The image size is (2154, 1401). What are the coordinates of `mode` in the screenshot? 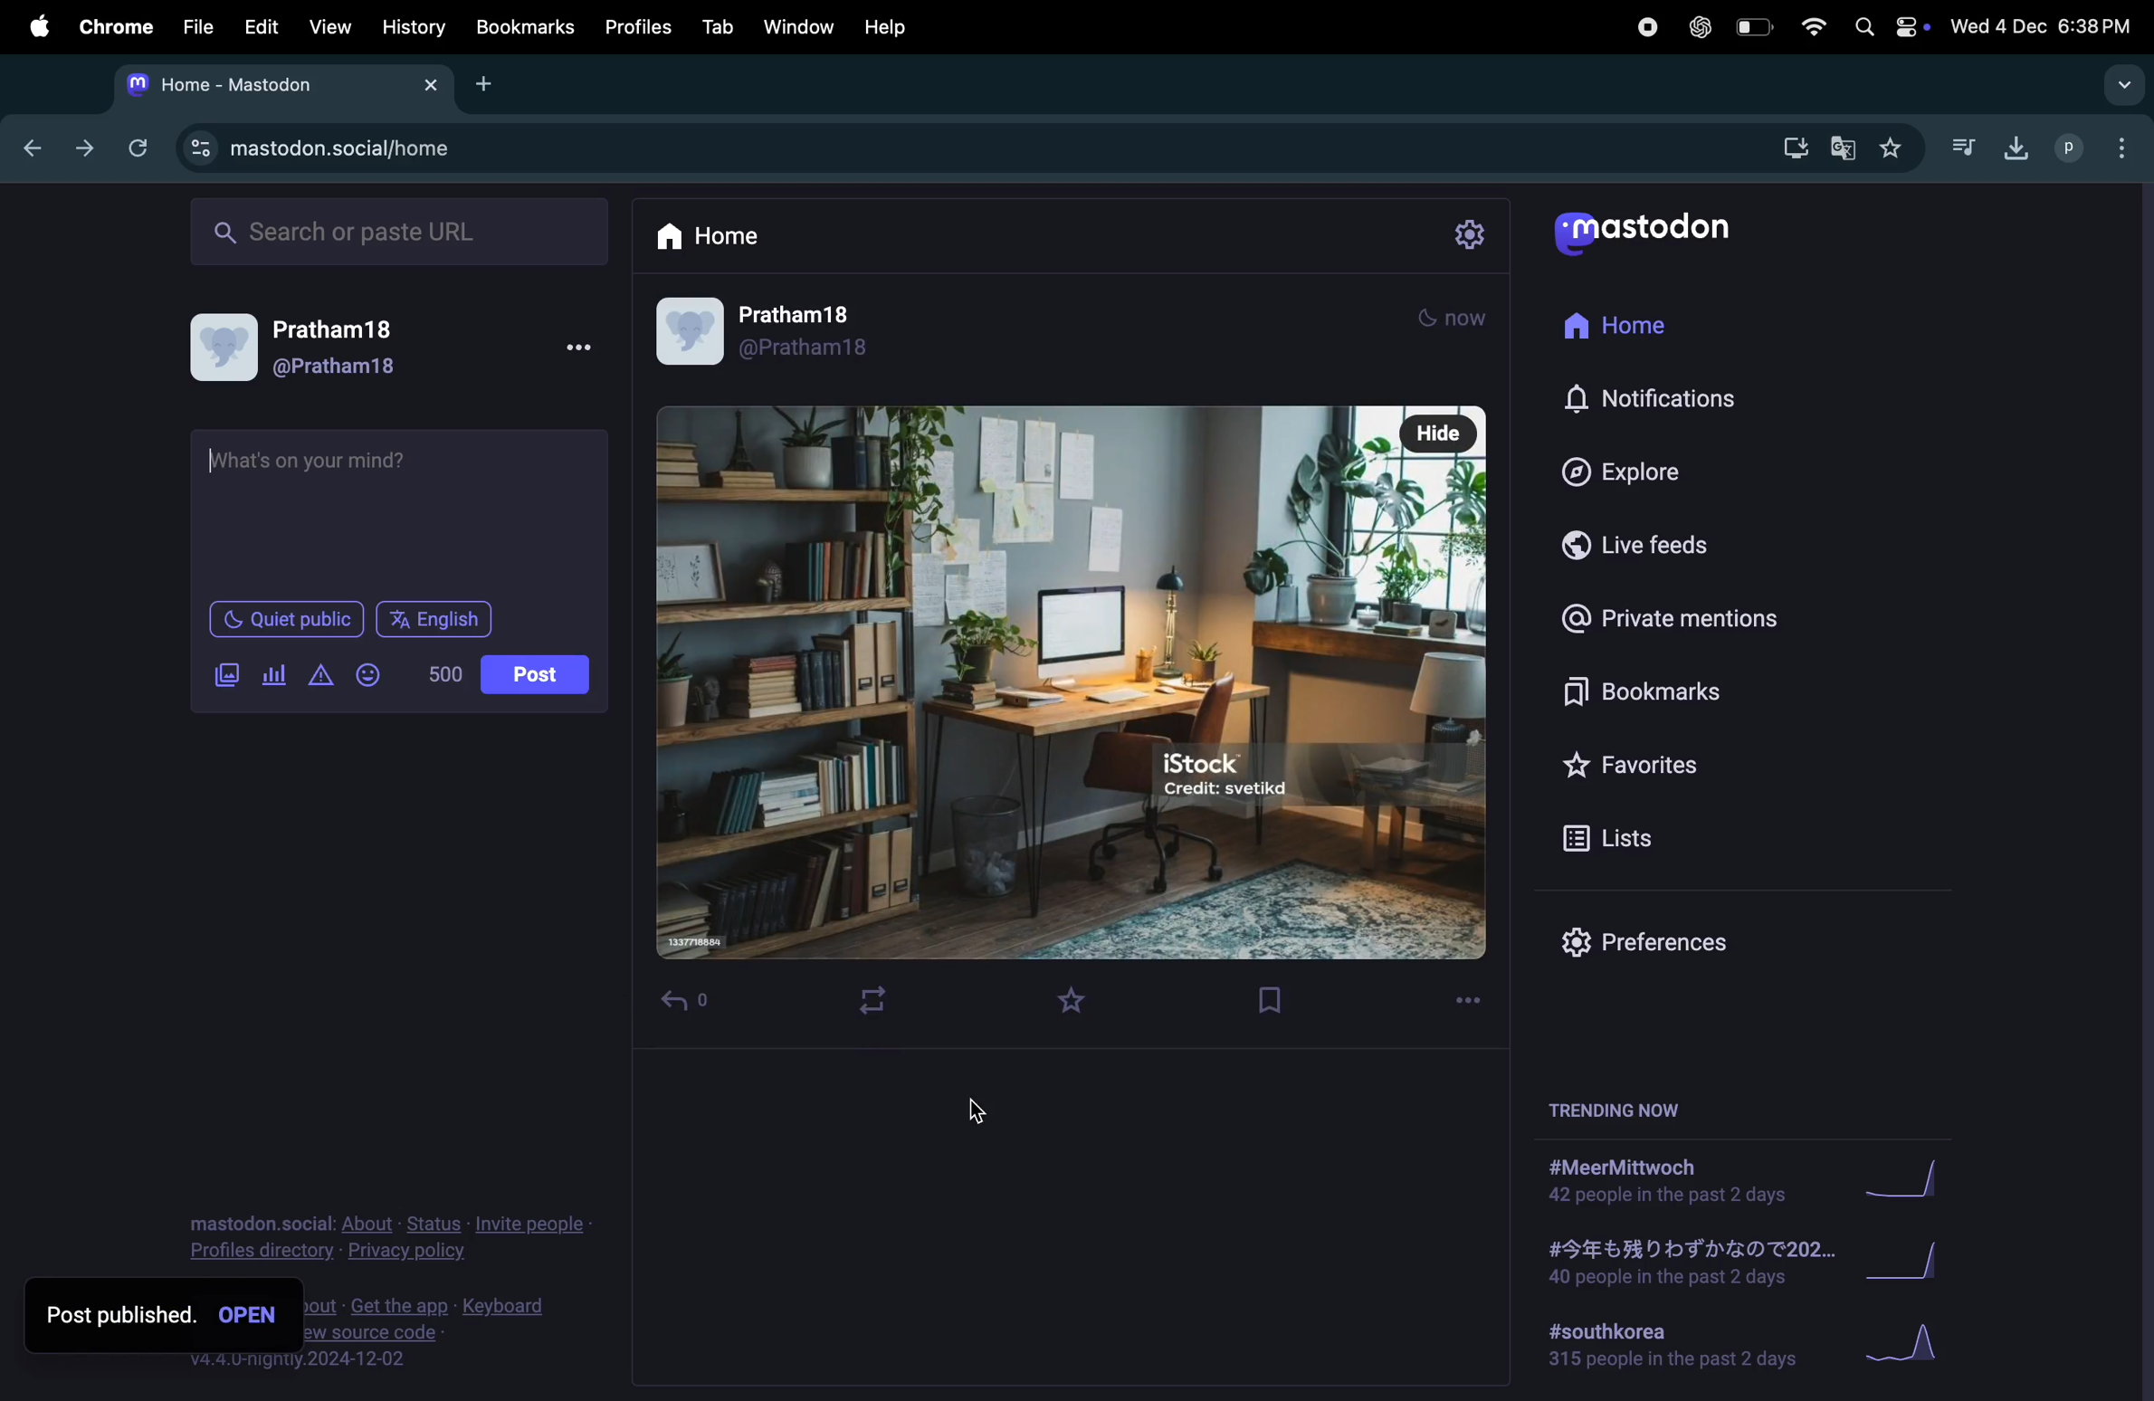 It's located at (1460, 321).